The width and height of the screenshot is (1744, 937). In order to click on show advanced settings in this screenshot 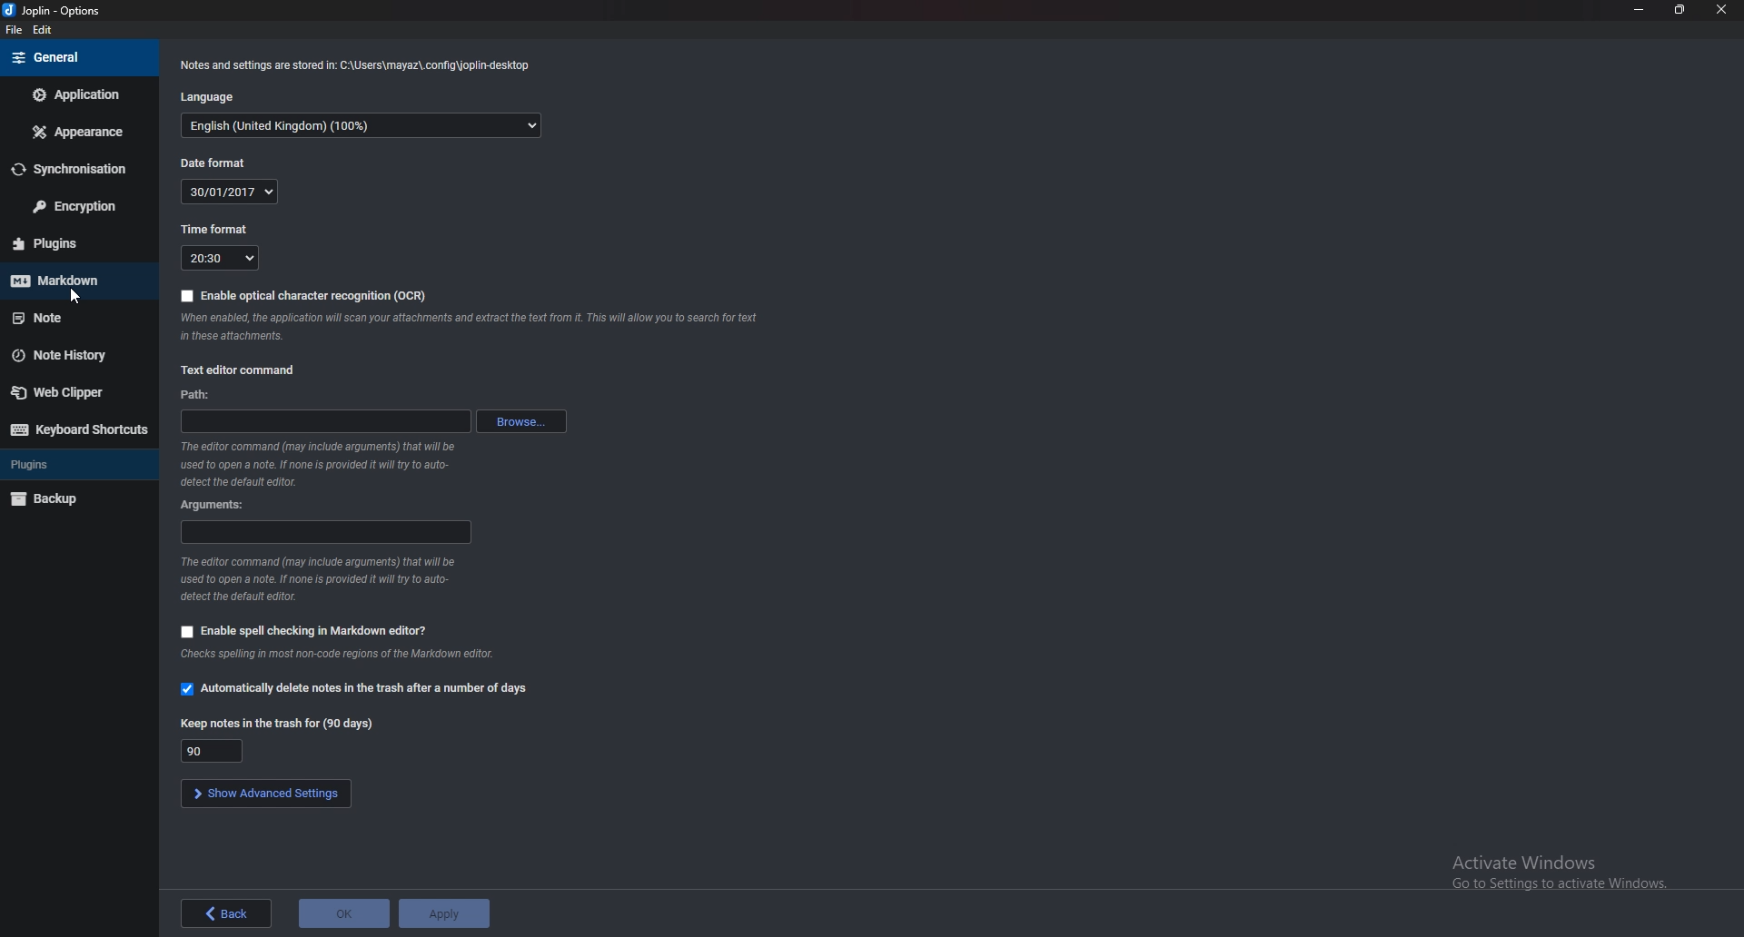, I will do `click(264, 793)`.